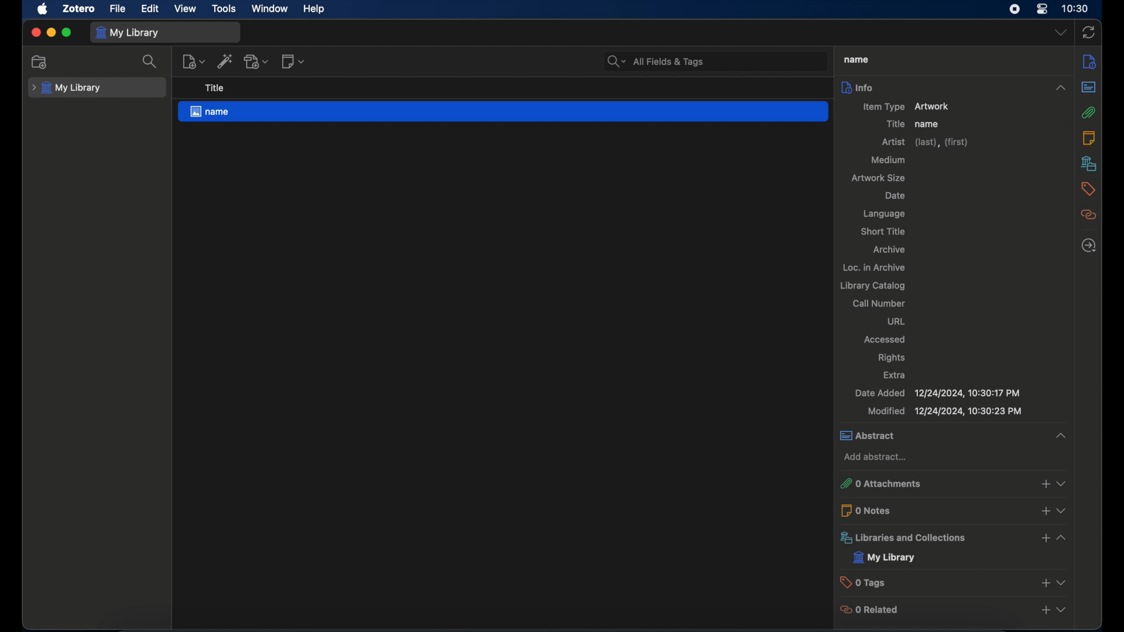  Describe the element at coordinates (889, 159) in the screenshot. I see `medium` at that location.